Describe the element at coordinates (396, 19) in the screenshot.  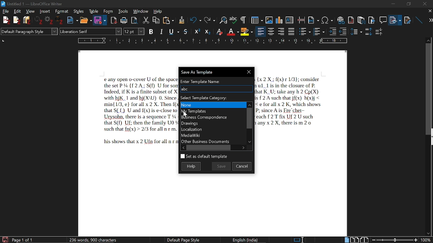
I see `File` at that location.